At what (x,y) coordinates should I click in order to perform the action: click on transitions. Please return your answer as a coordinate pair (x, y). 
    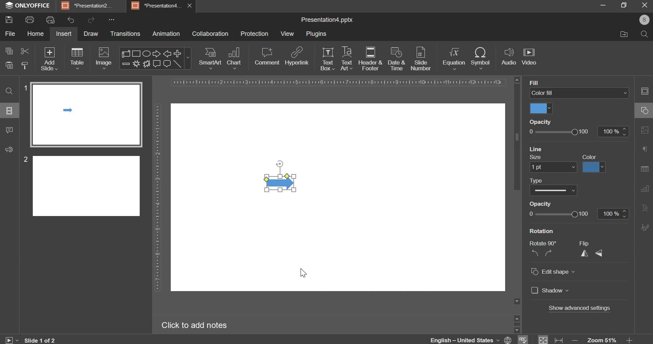
    Looking at the image, I should click on (126, 34).